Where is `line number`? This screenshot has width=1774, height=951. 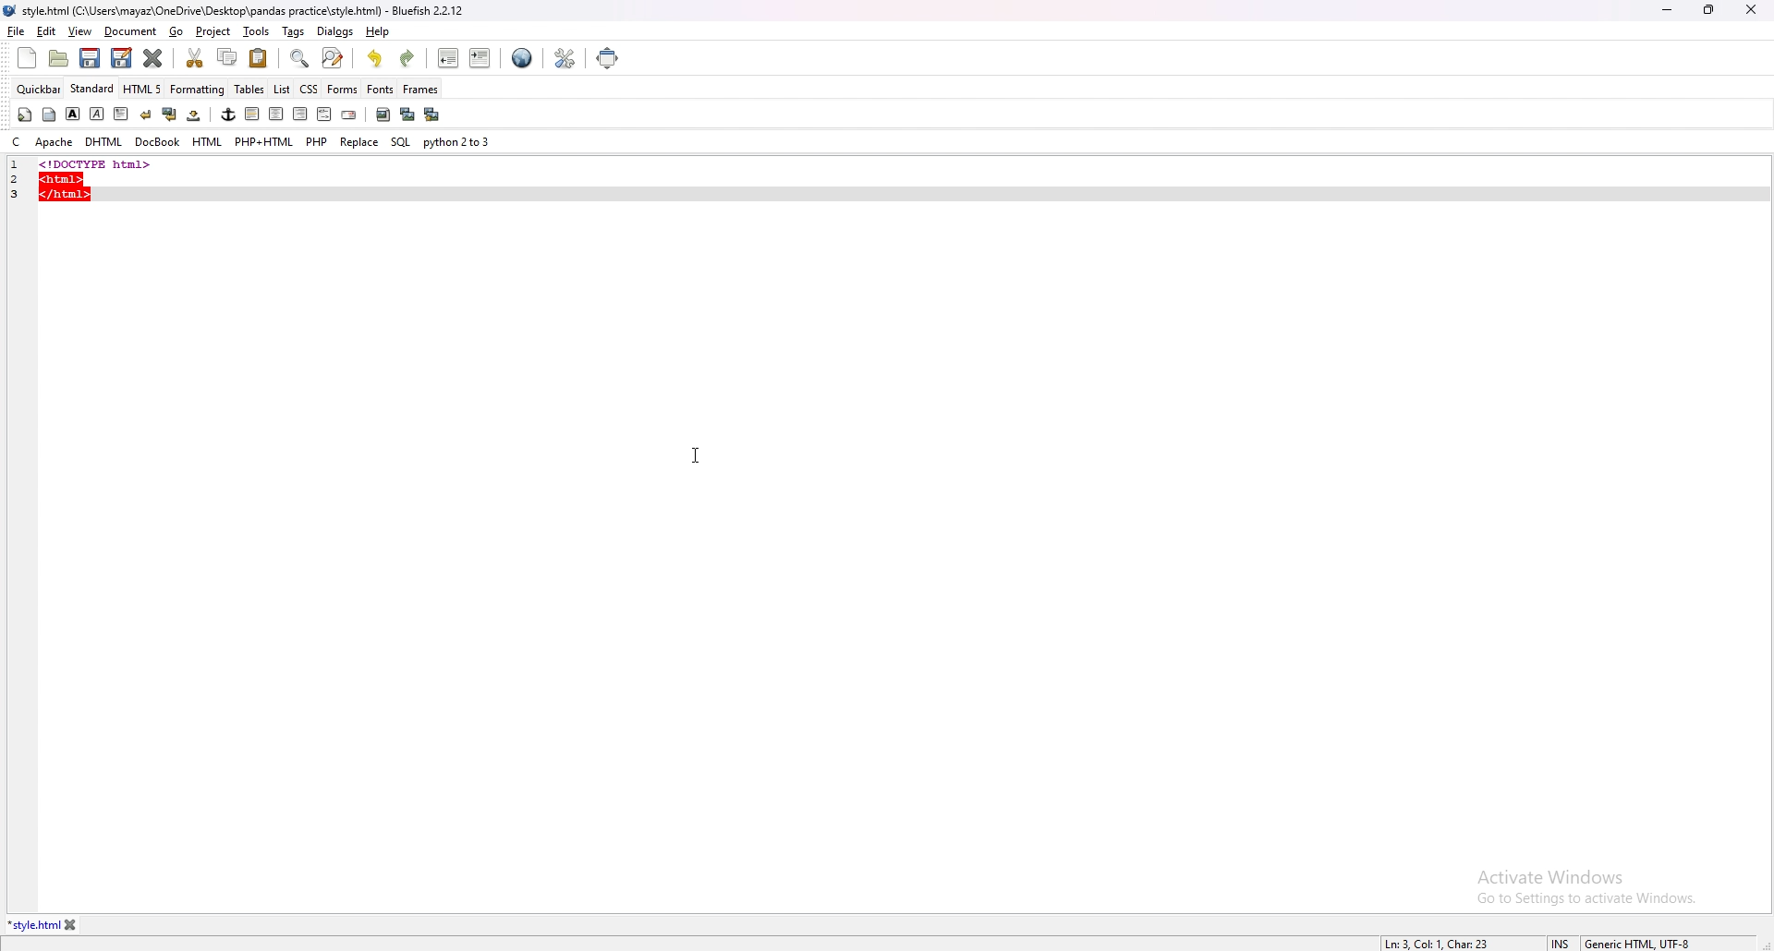 line number is located at coordinates (15, 165).